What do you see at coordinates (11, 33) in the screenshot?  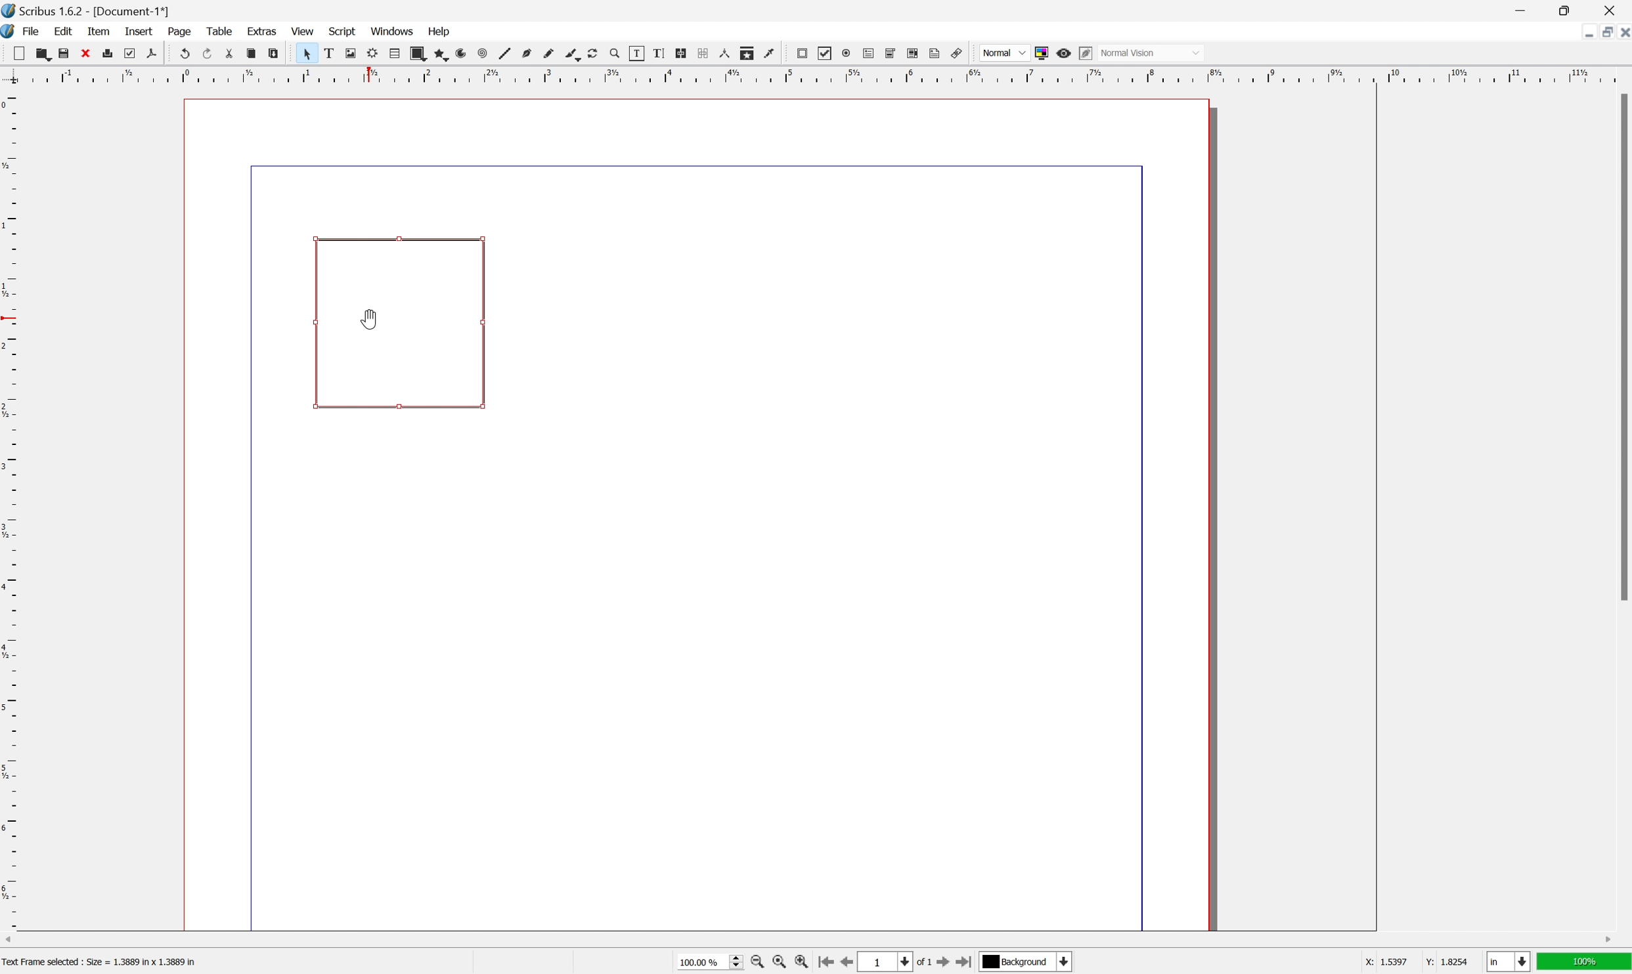 I see `application logo` at bounding box center [11, 33].